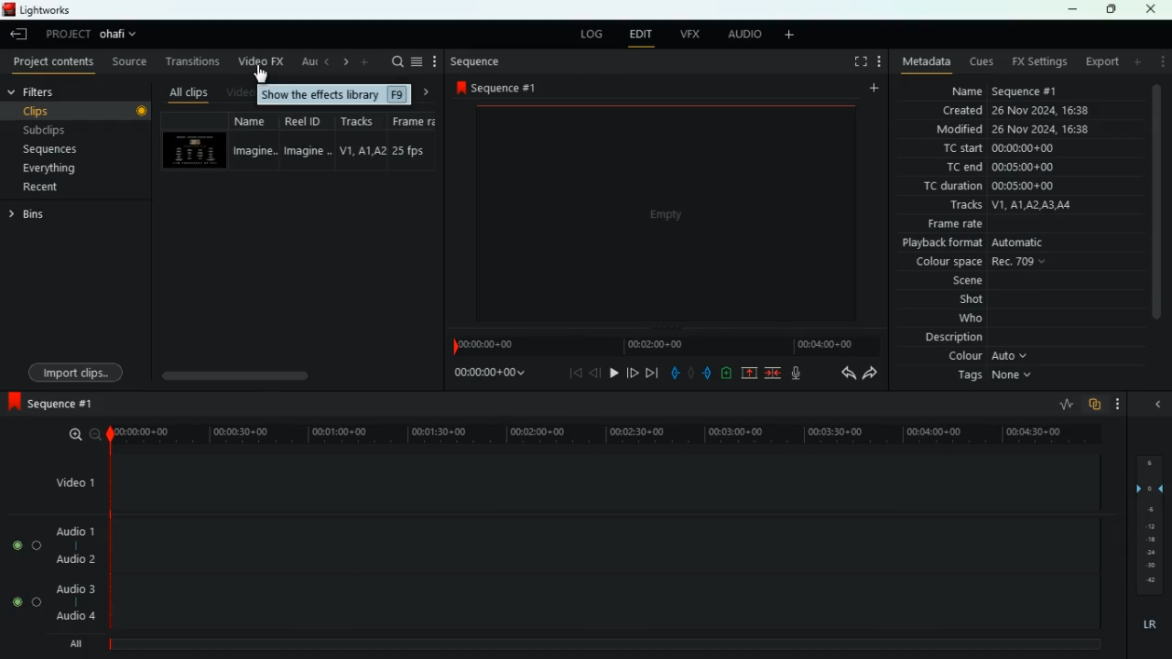 The image size is (1172, 659). What do you see at coordinates (687, 372) in the screenshot?
I see `middle` at bounding box center [687, 372].